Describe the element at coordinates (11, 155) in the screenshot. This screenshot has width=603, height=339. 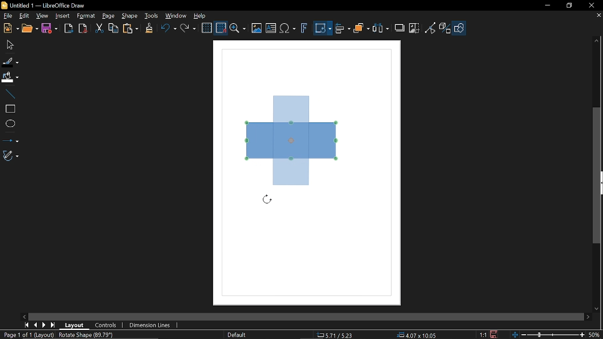
I see `Curves and polygons` at that location.